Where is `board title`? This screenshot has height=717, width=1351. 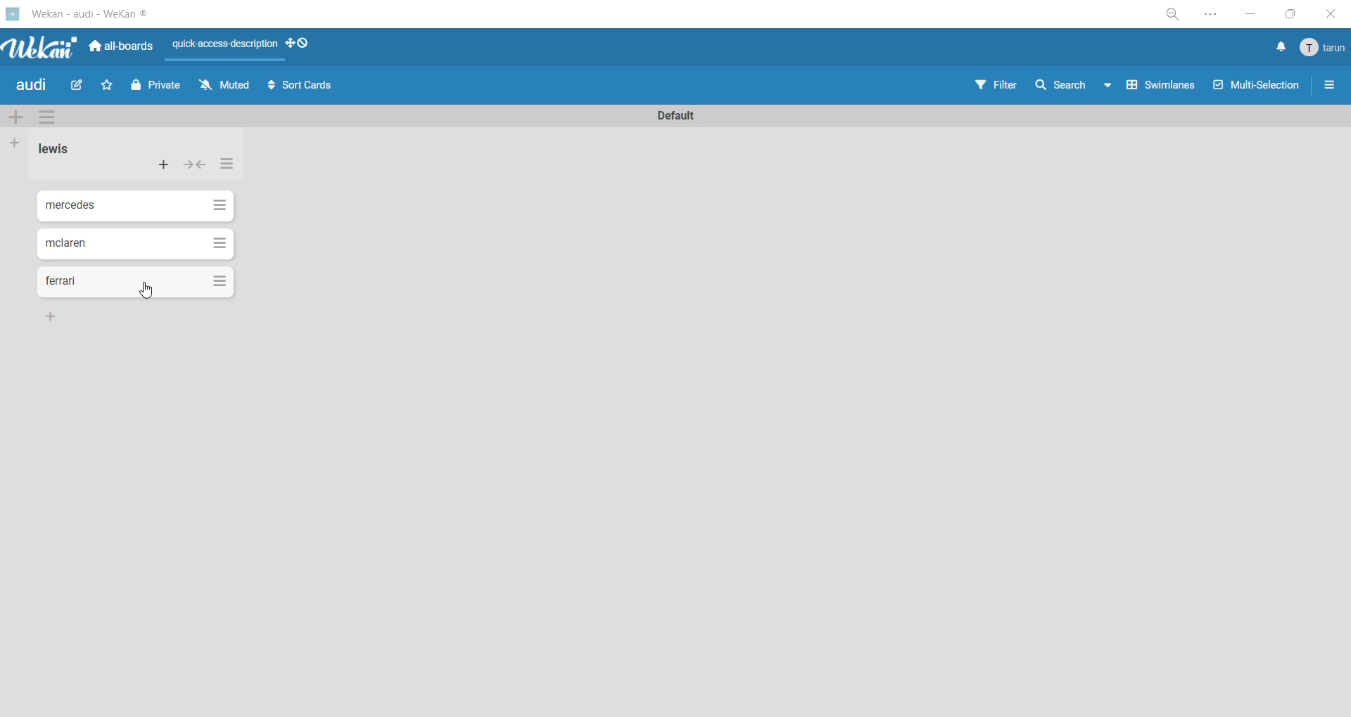
board title is located at coordinates (32, 86).